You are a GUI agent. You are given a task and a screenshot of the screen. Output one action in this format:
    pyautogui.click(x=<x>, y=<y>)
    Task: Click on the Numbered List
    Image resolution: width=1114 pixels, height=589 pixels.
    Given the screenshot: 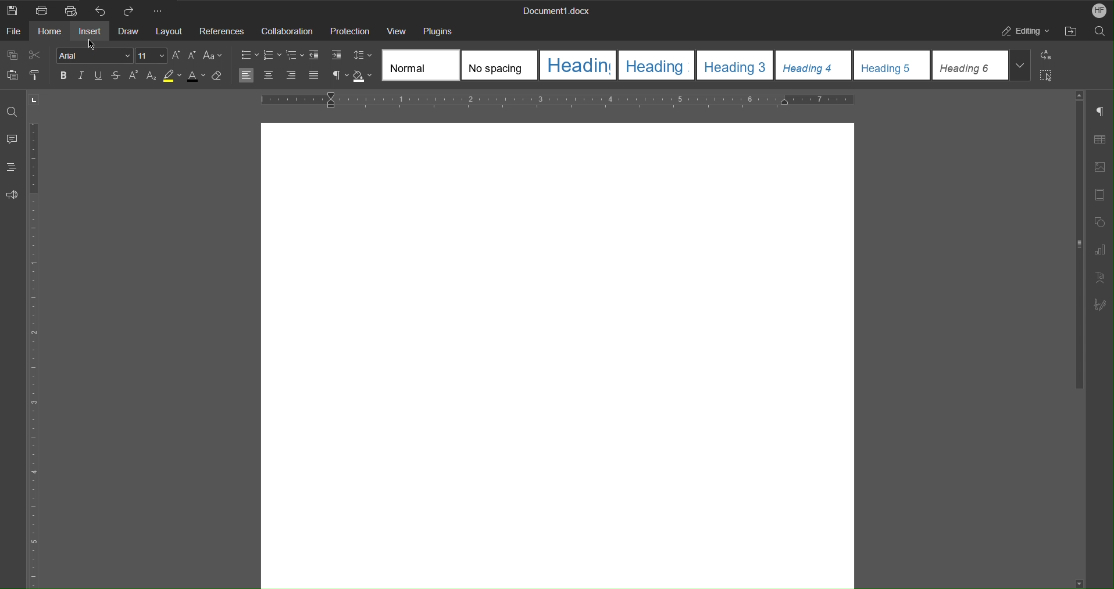 What is the action you would take?
    pyautogui.click(x=271, y=55)
    